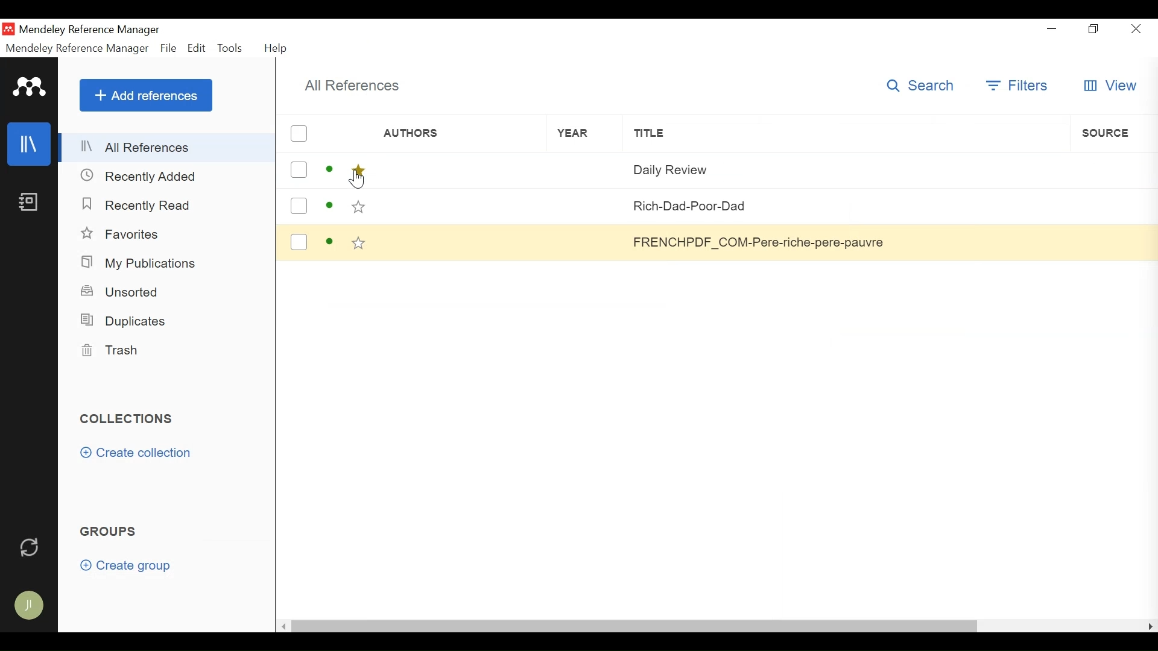 The height and width of the screenshot is (651, 1158). What do you see at coordinates (575, 134) in the screenshot?
I see `Year` at bounding box center [575, 134].